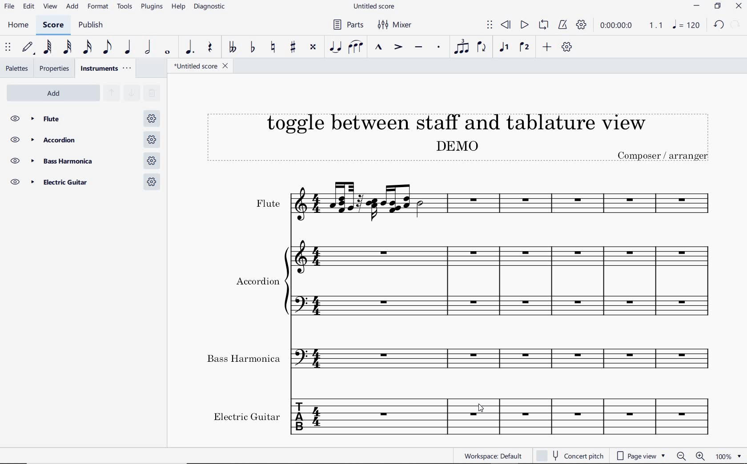  I want to click on cursor, so click(479, 408).